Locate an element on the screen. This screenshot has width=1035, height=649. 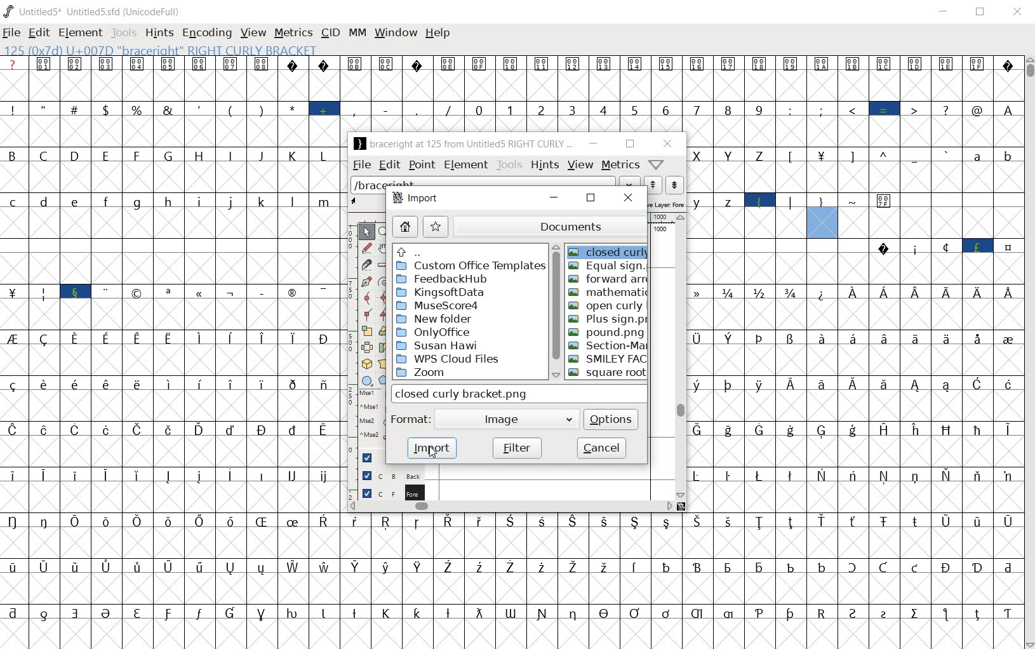
CID is located at coordinates (330, 33).